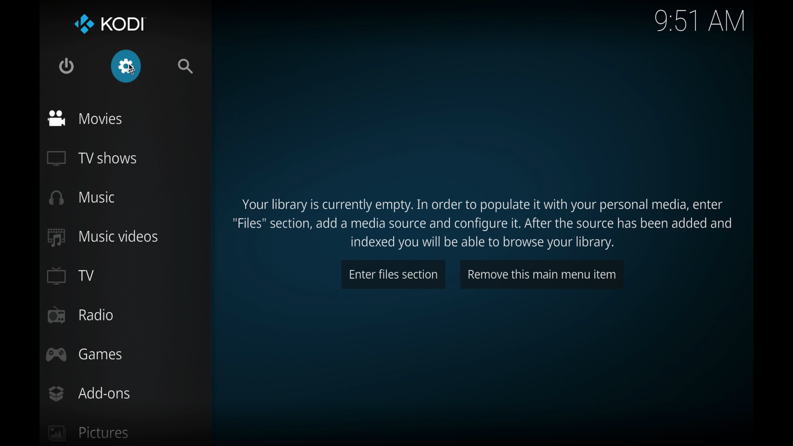  I want to click on TV shows, so click(93, 158).